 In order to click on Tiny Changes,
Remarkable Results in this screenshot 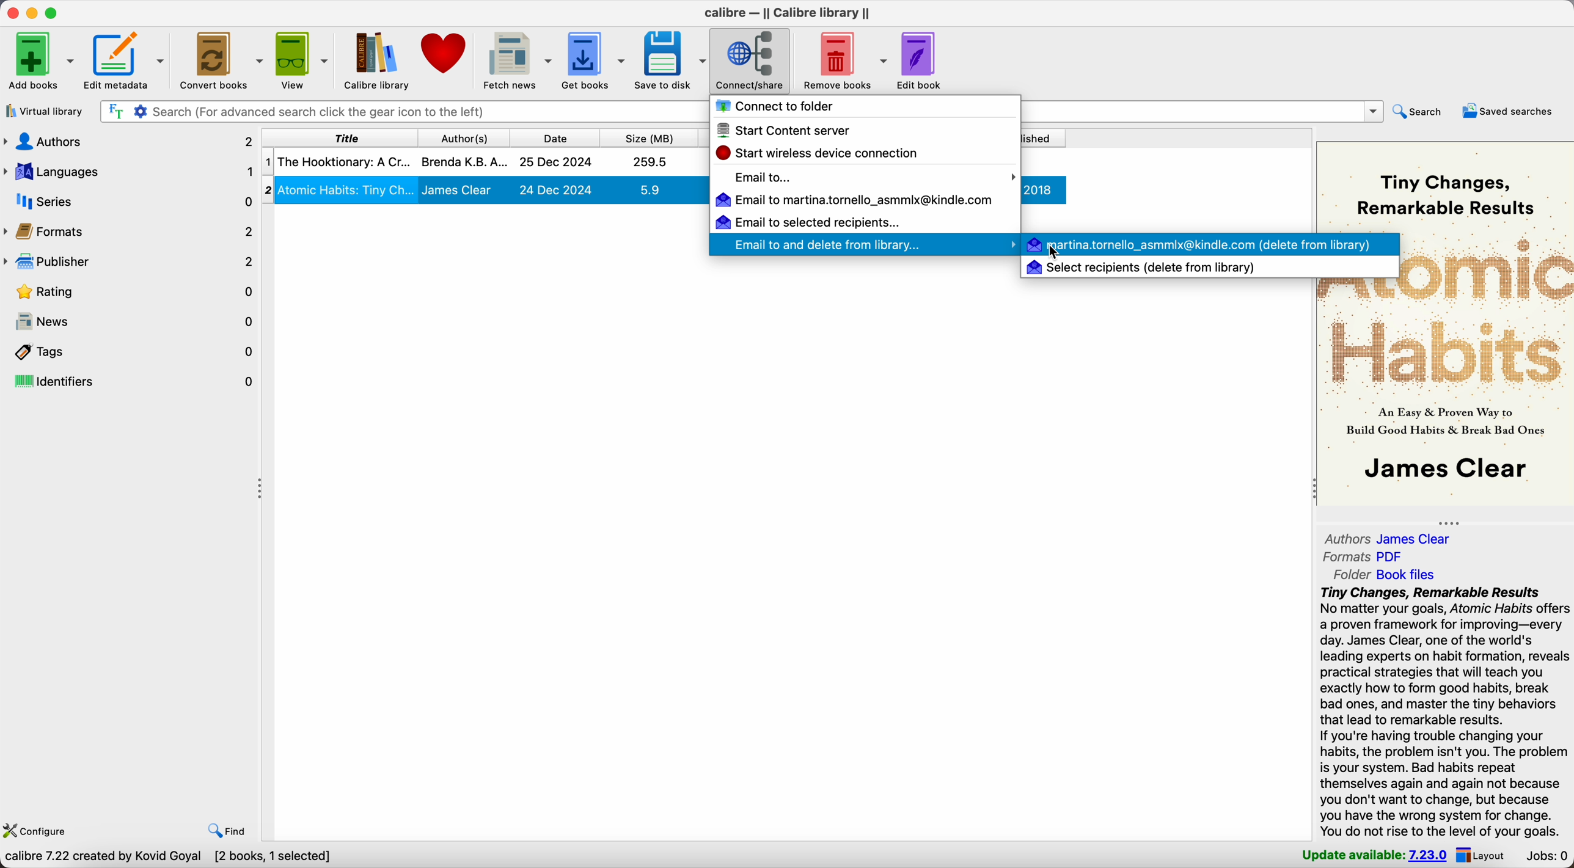, I will do `click(1443, 194)`.